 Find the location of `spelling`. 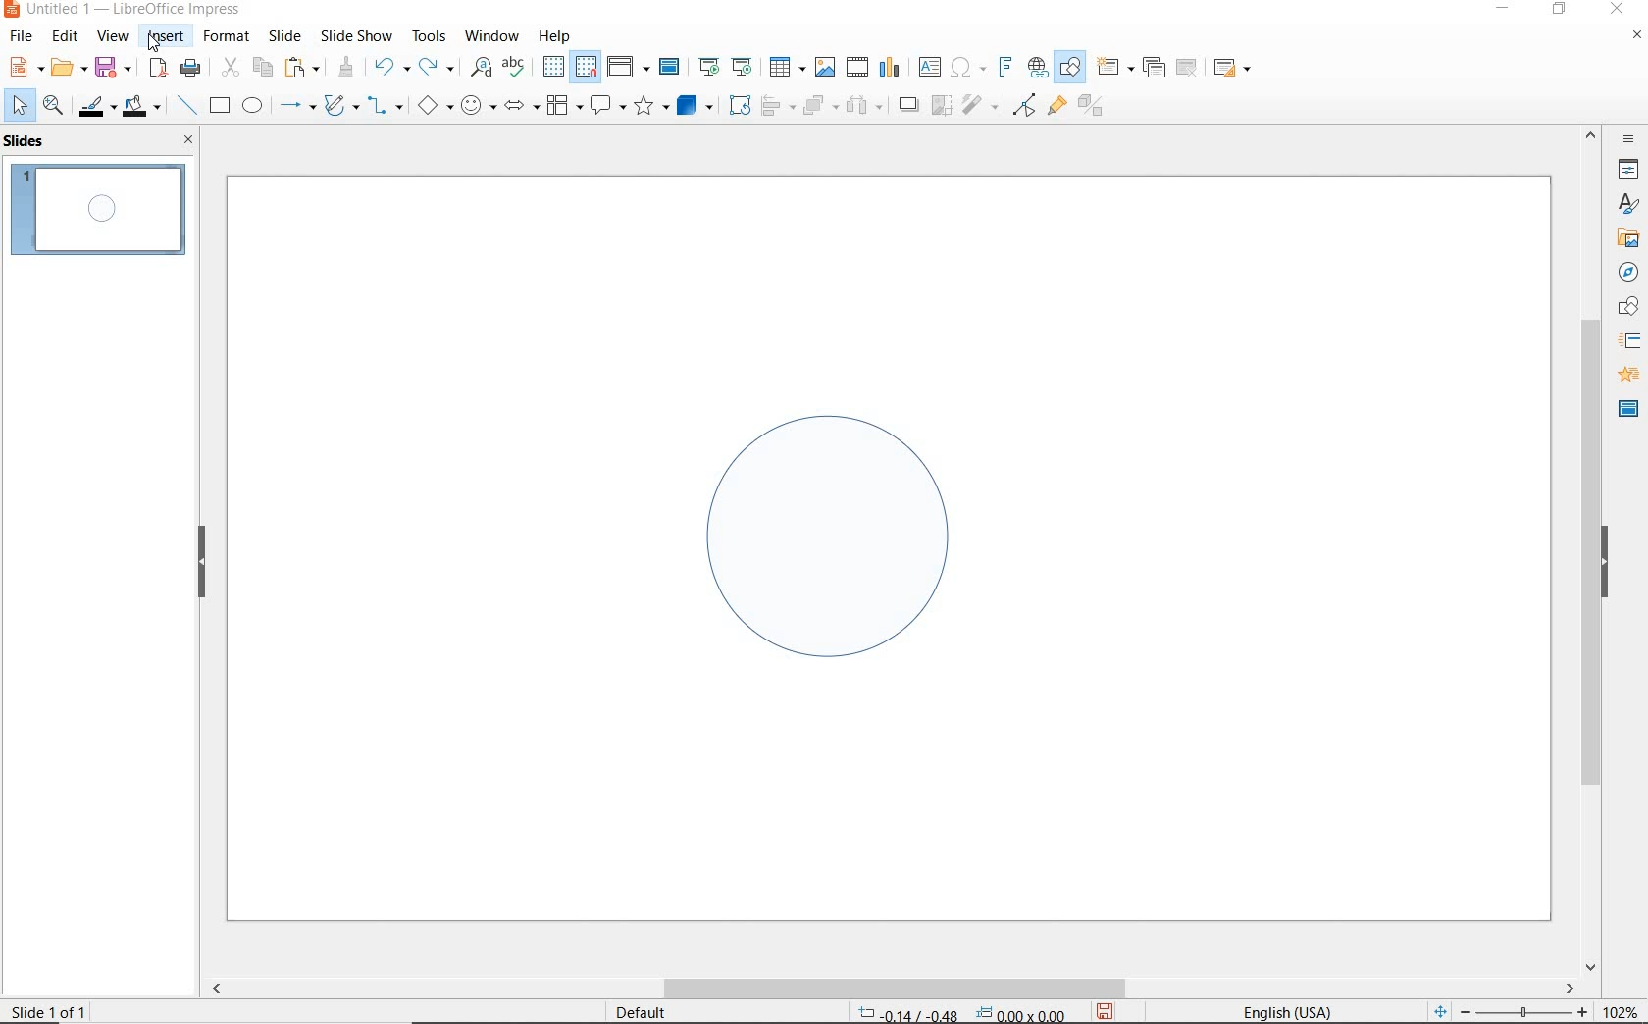

spelling is located at coordinates (513, 67).